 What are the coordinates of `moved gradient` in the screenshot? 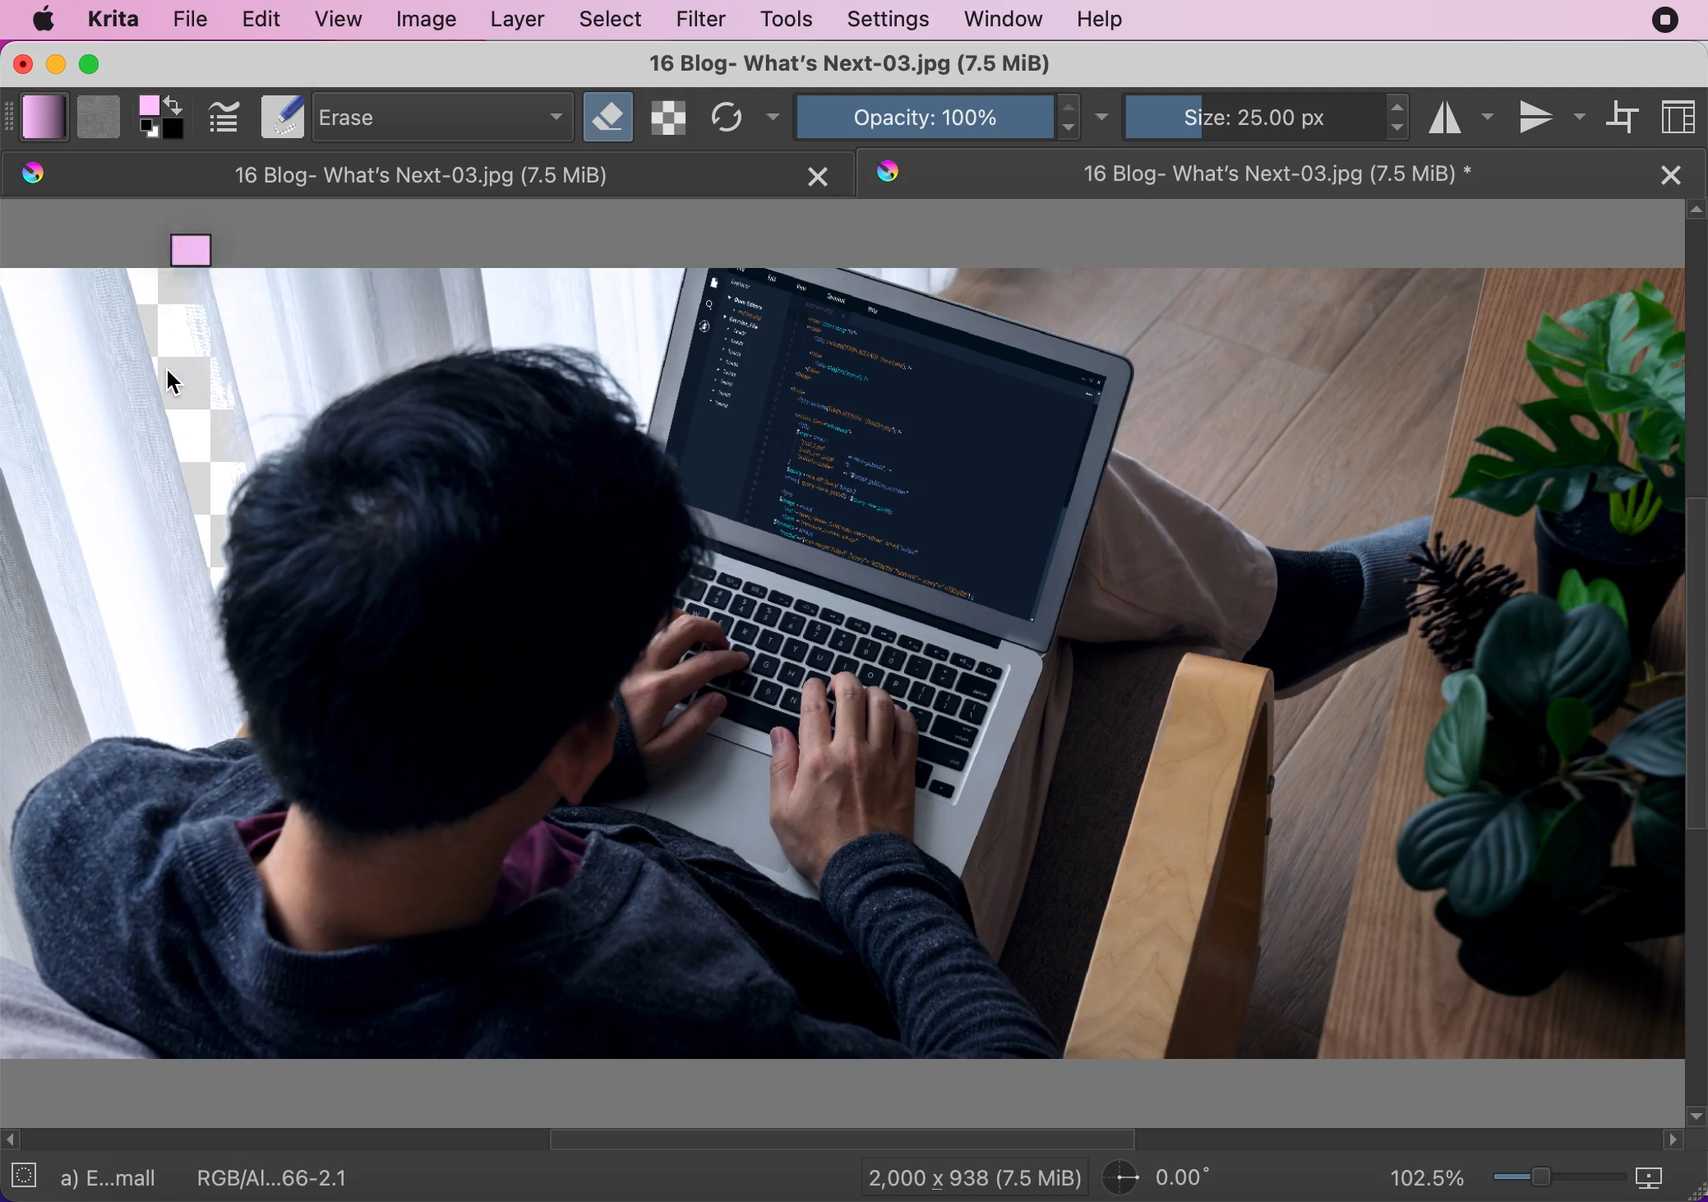 It's located at (190, 246).